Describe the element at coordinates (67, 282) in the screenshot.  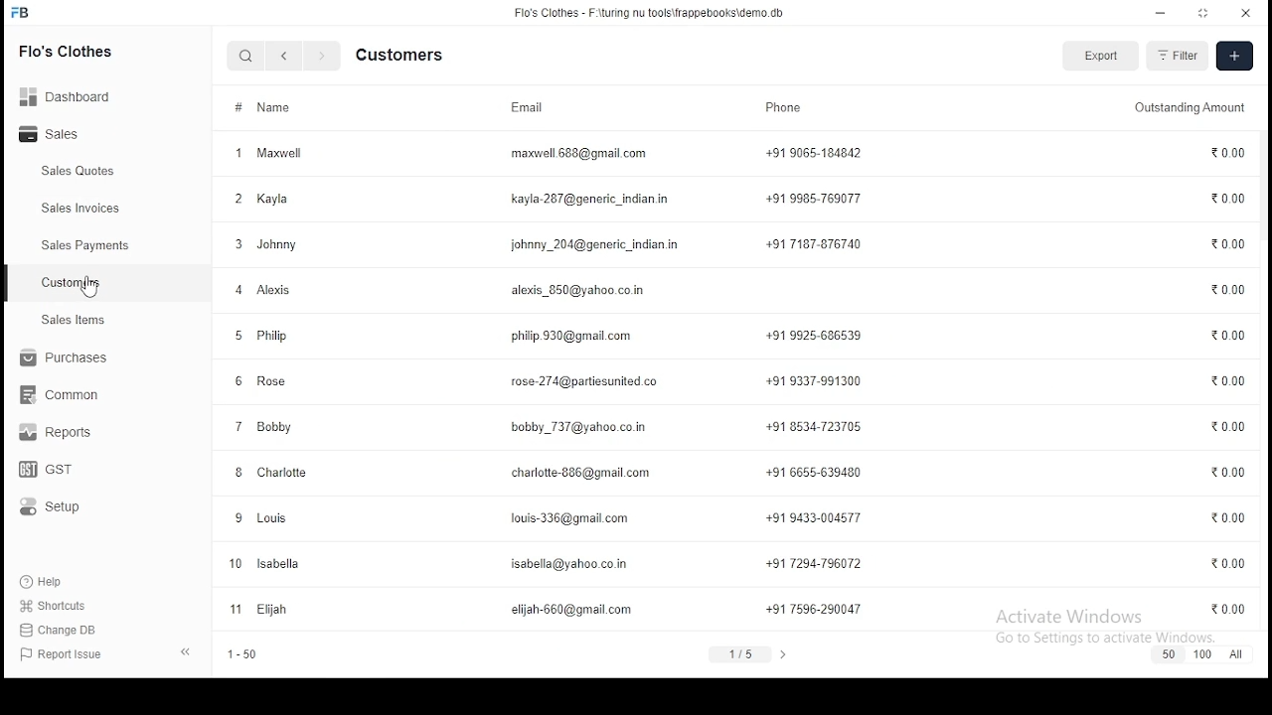
I see `Customers` at that location.